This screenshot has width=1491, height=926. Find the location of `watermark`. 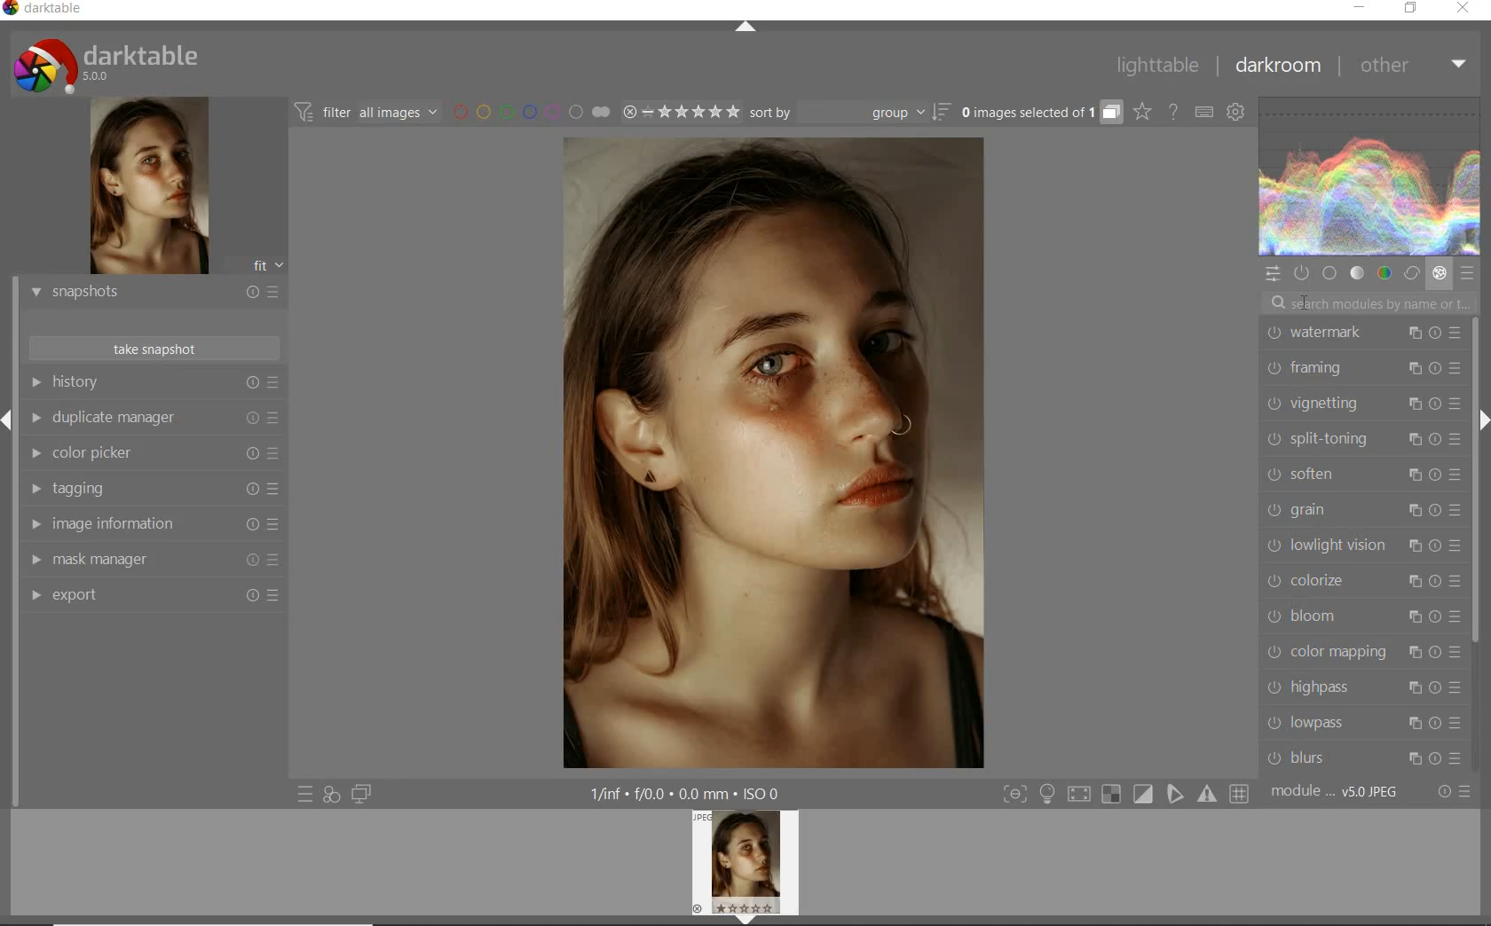

watermark is located at coordinates (1364, 334).